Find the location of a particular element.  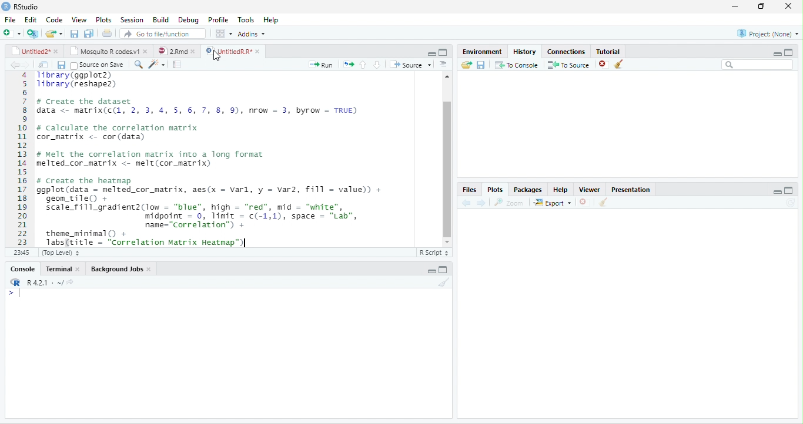

minimize is located at coordinates (772, 52).